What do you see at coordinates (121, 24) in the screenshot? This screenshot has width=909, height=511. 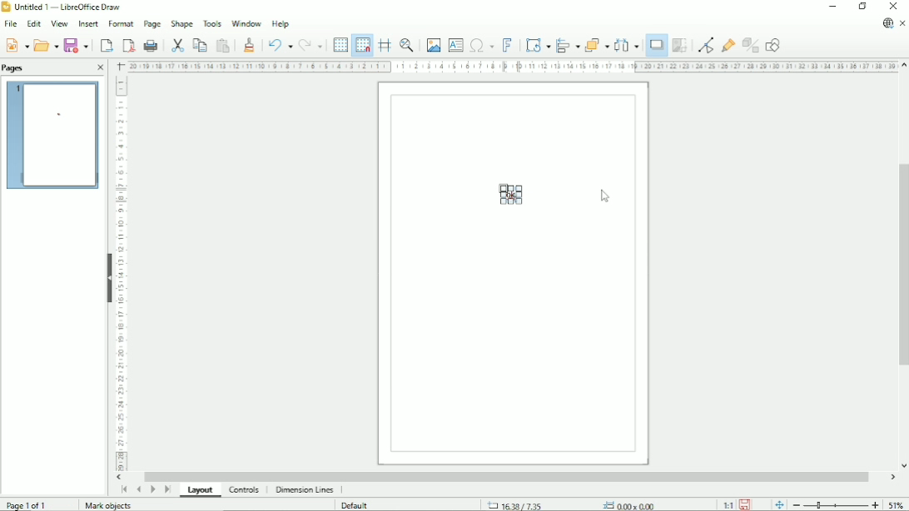 I see `Format` at bounding box center [121, 24].